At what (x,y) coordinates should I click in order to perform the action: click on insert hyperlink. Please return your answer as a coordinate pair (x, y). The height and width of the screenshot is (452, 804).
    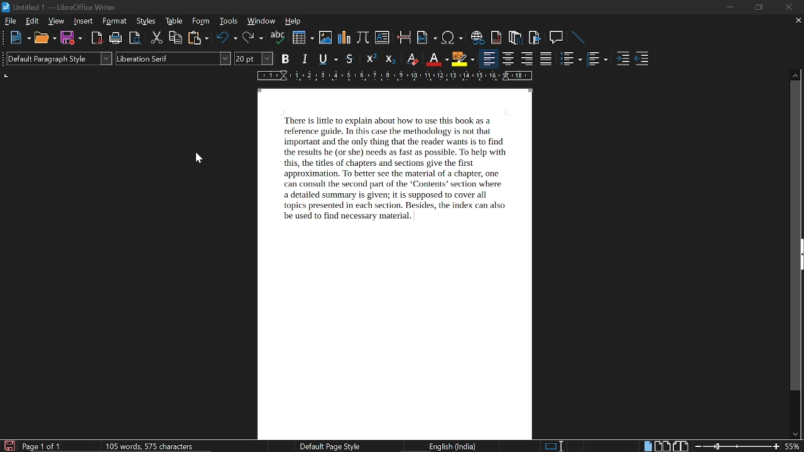
    Looking at the image, I should click on (478, 38).